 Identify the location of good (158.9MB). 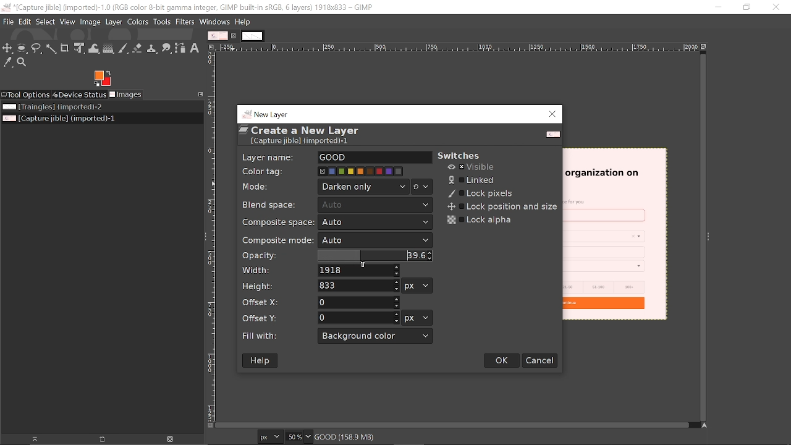
(362, 436).